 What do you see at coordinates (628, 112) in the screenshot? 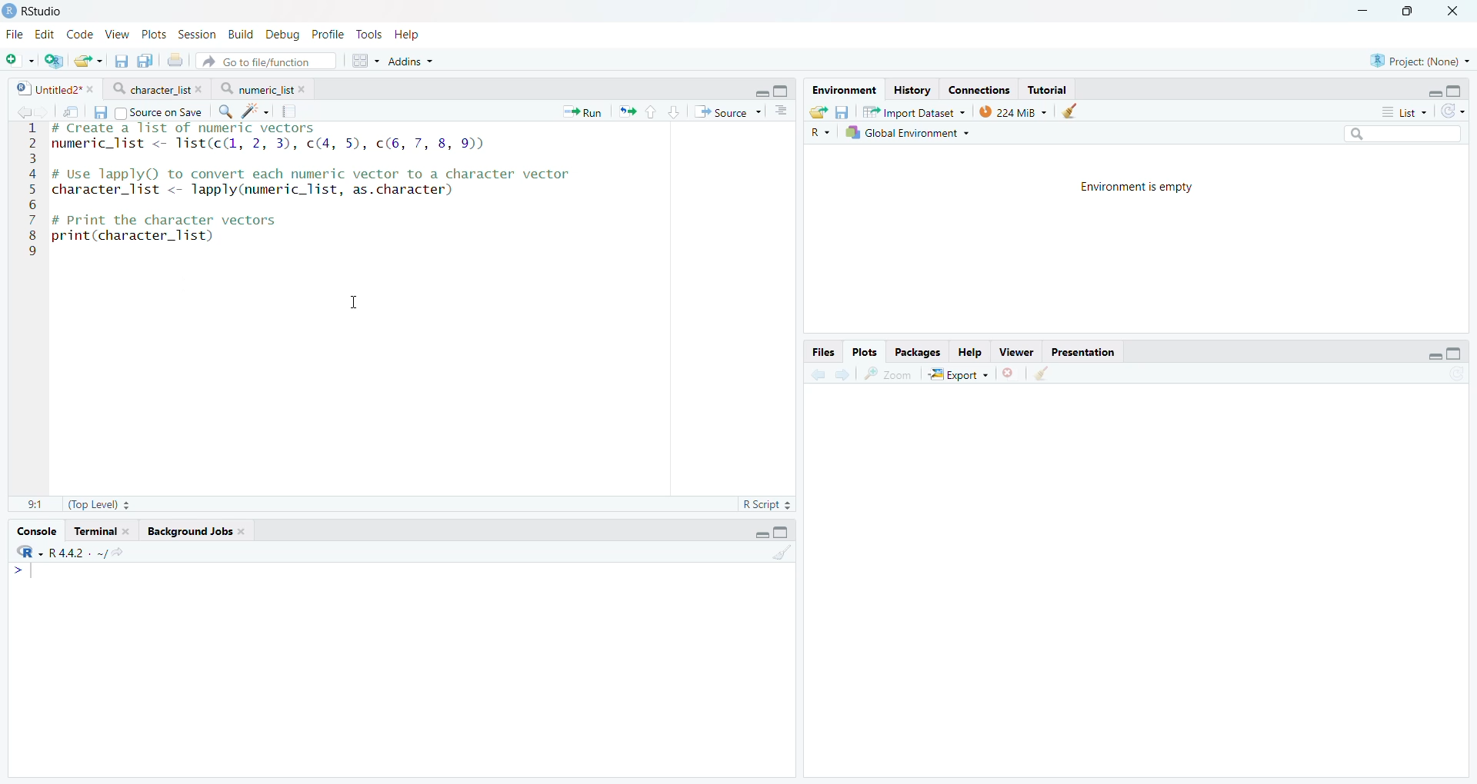
I see `Re-run previous code section` at bounding box center [628, 112].